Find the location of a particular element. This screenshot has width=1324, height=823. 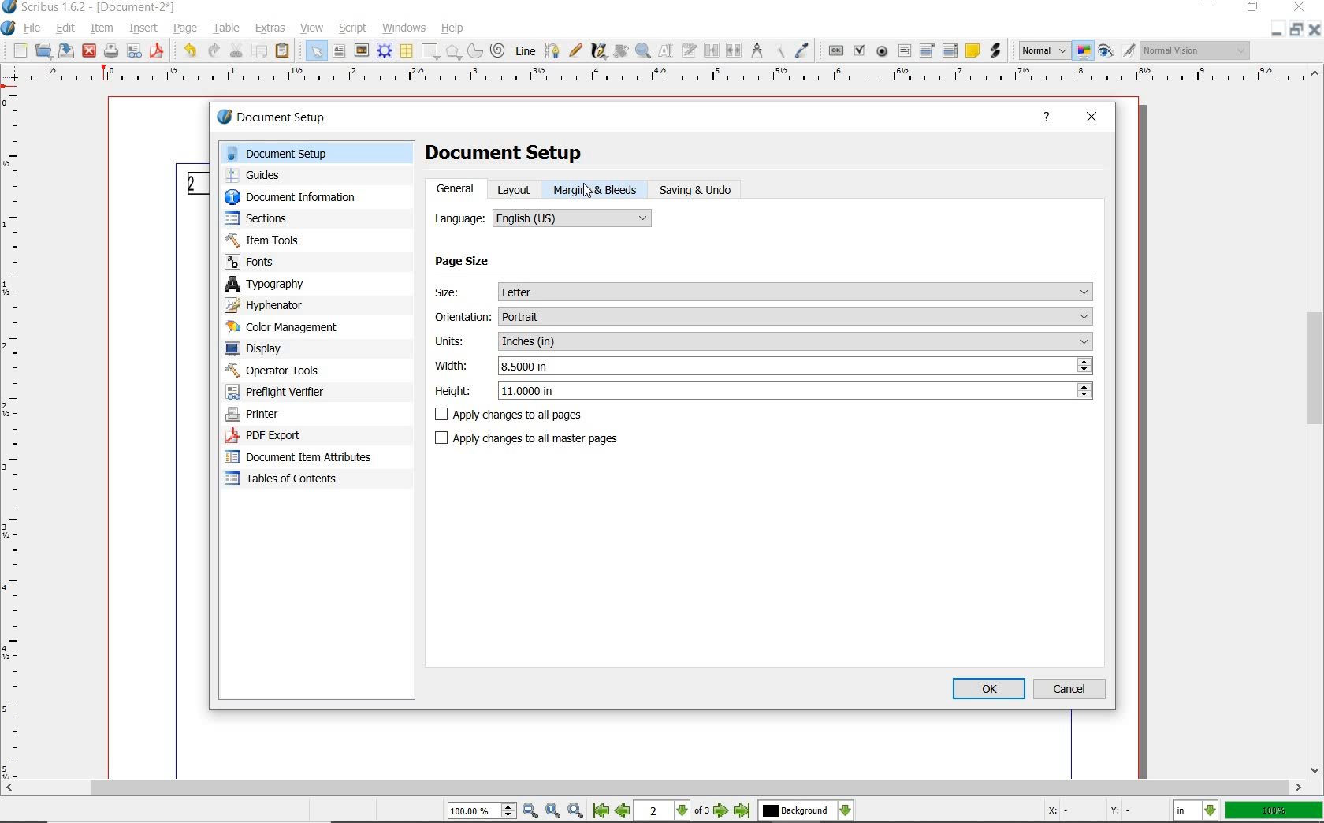

guides is located at coordinates (259, 177).